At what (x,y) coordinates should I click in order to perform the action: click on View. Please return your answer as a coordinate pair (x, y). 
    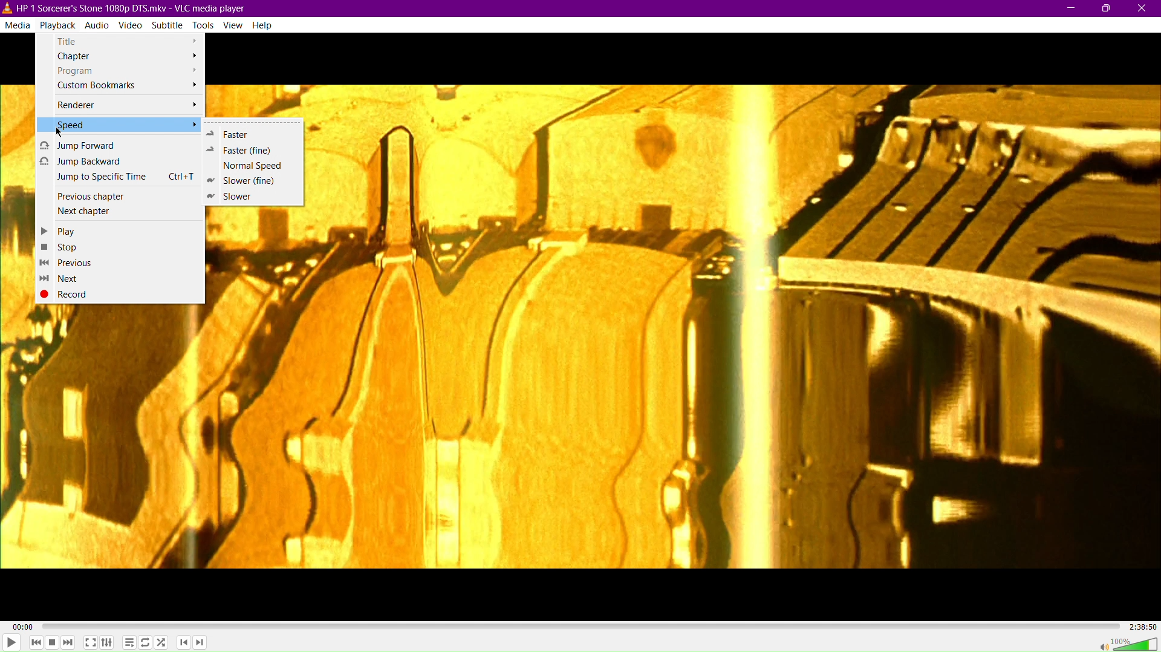
    Looking at the image, I should click on (233, 25).